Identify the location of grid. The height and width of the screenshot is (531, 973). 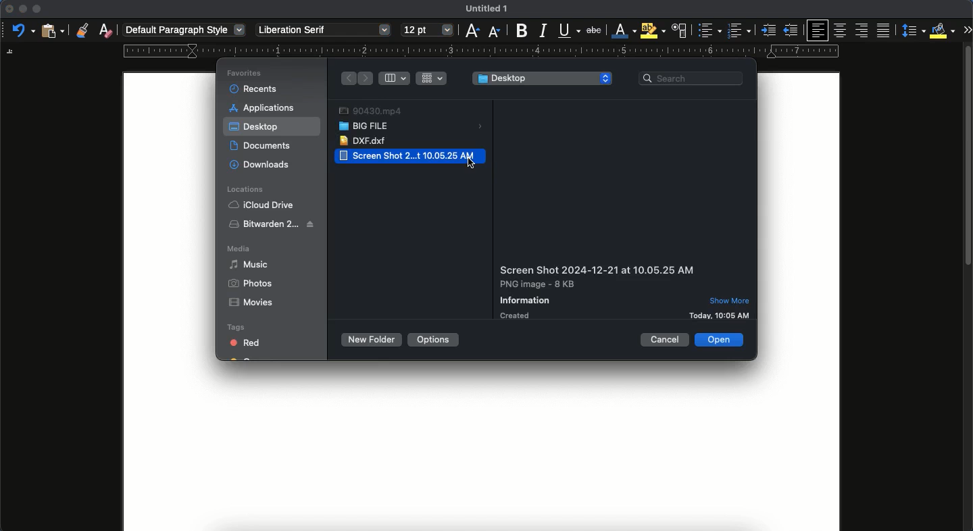
(432, 78).